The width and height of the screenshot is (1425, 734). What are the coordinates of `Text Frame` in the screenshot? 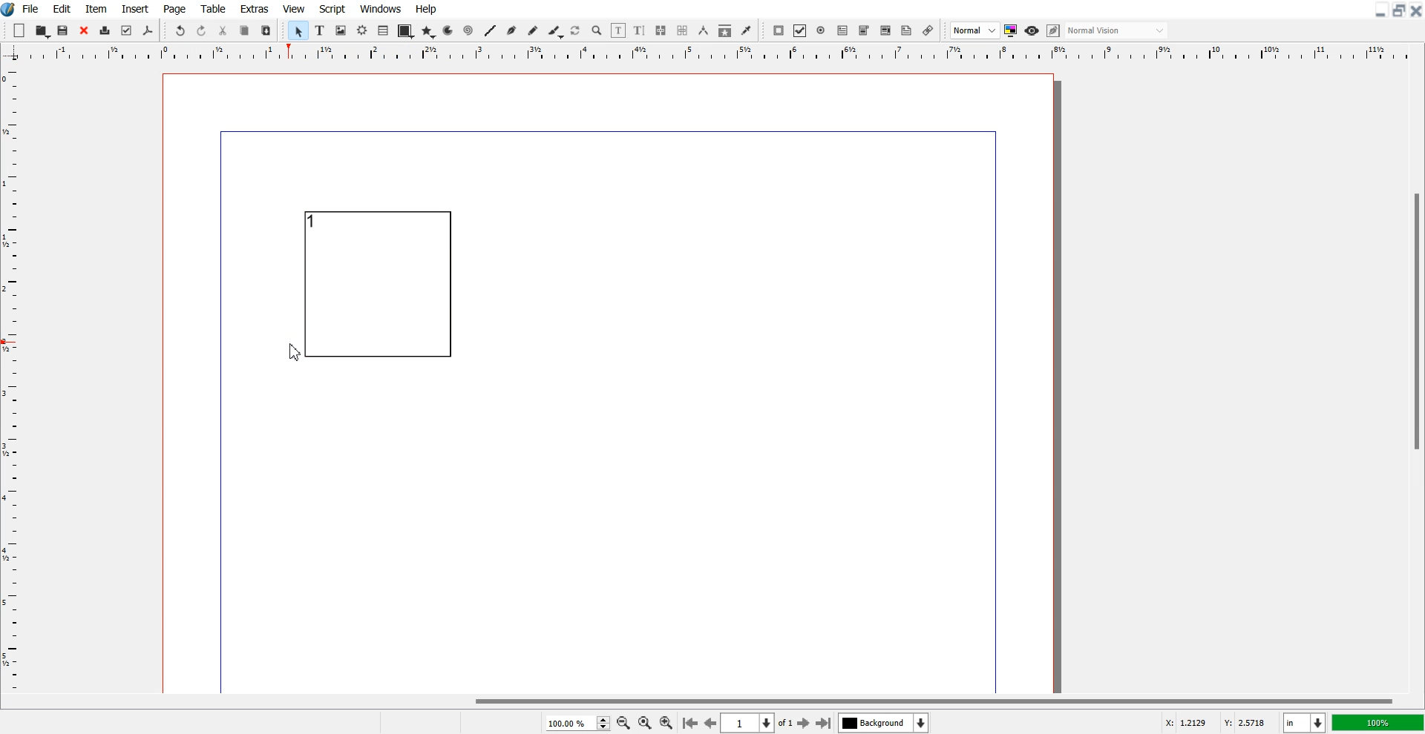 It's located at (378, 284).